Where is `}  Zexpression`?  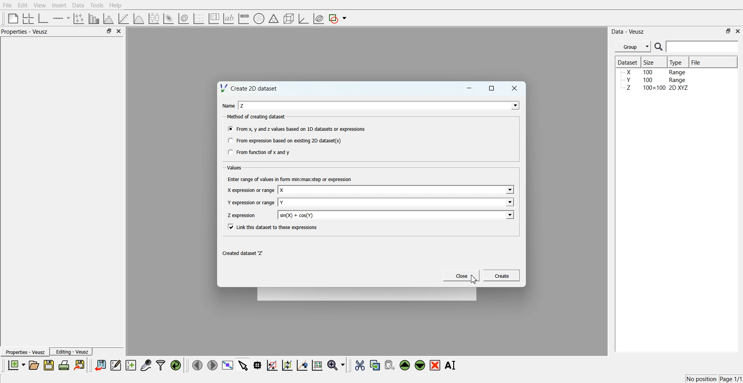
}  Zexpression is located at coordinates (242, 215).